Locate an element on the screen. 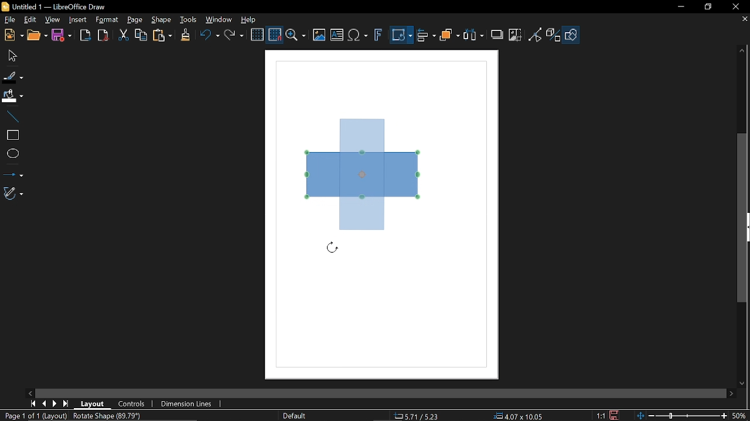 The width and height of the screenshot is (750, 421). Toggle extrusion is located at coordinates (554, 36).